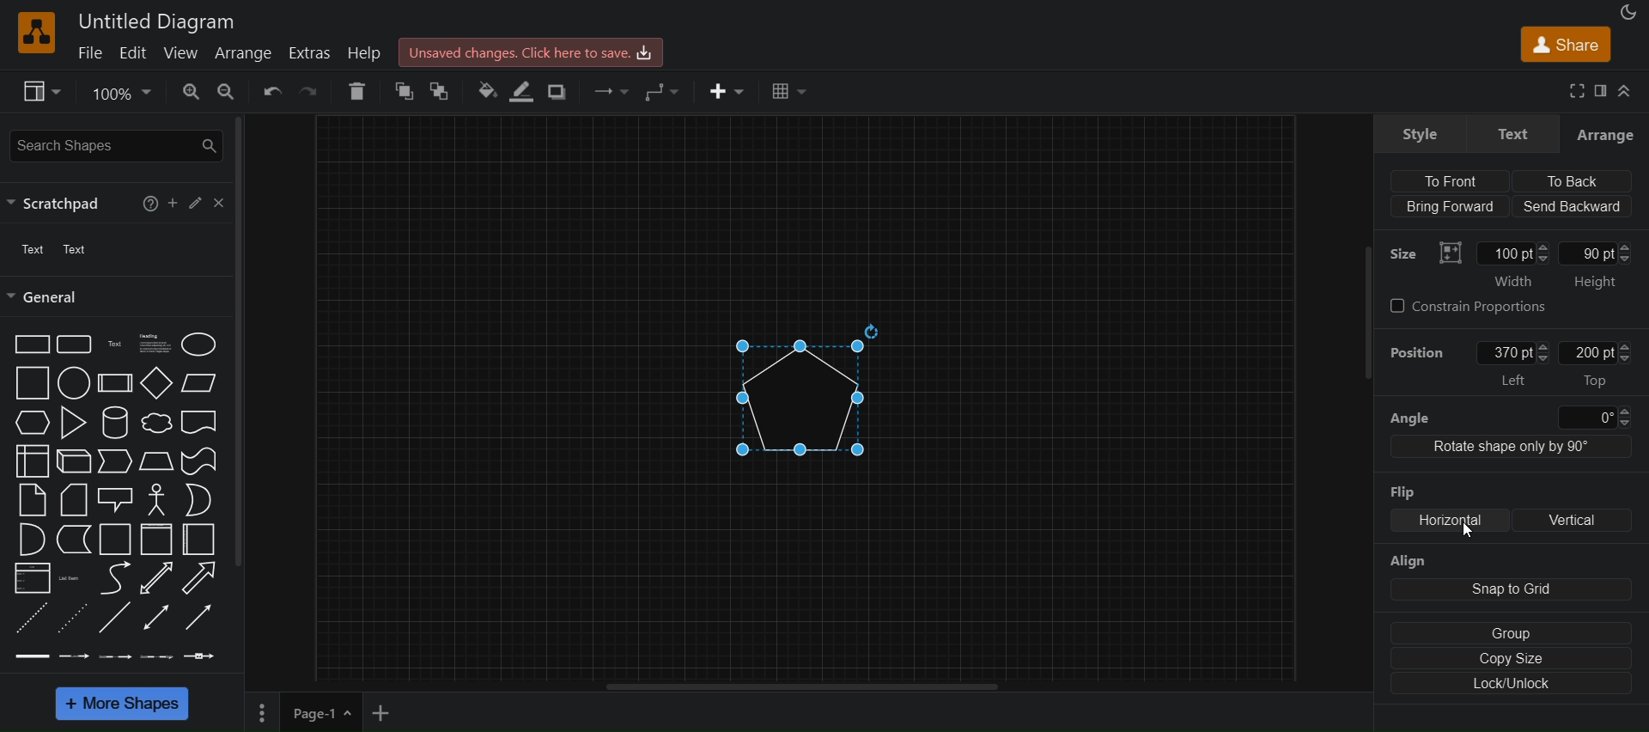 The width and height of the screenshot is (1649, 732). What do you see at coordinates (381, 713) in the screenshot?
I see `add new page` at bounding box center [381, 713].